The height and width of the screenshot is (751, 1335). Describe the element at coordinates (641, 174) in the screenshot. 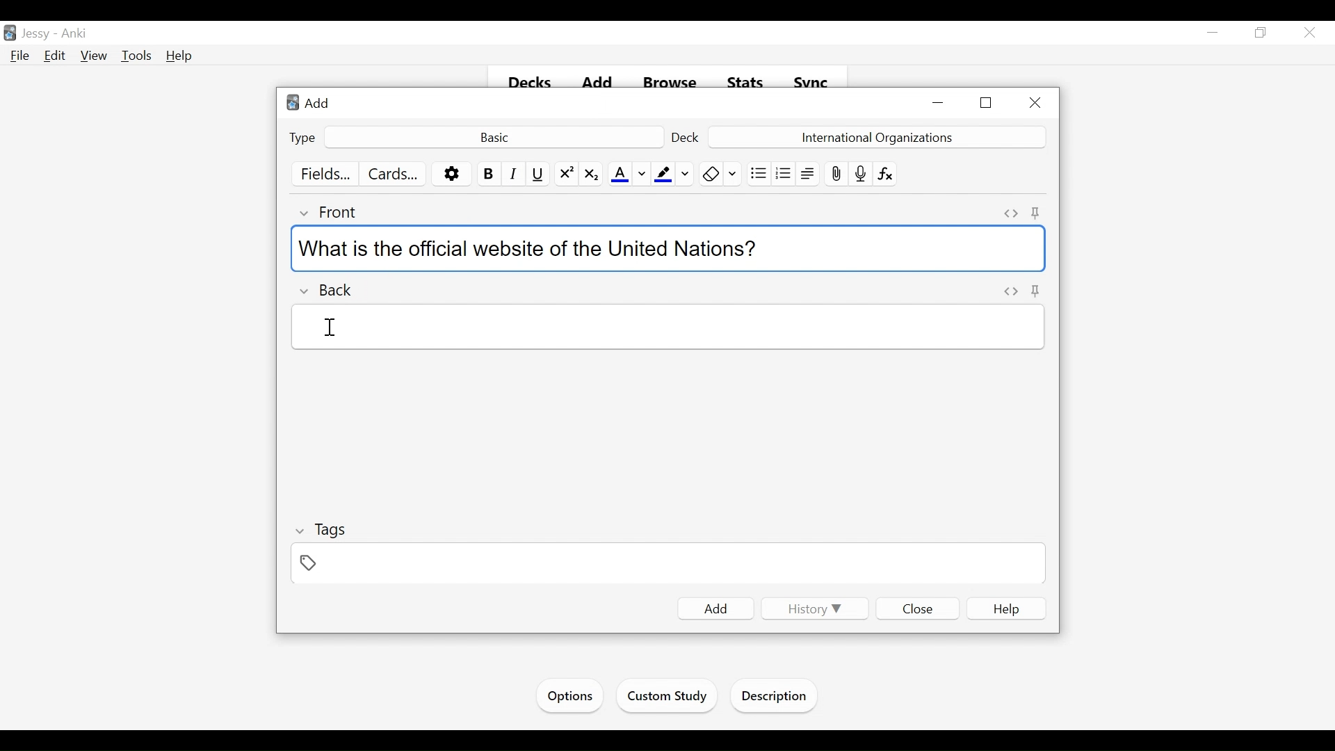

I see `Change color` at that location.